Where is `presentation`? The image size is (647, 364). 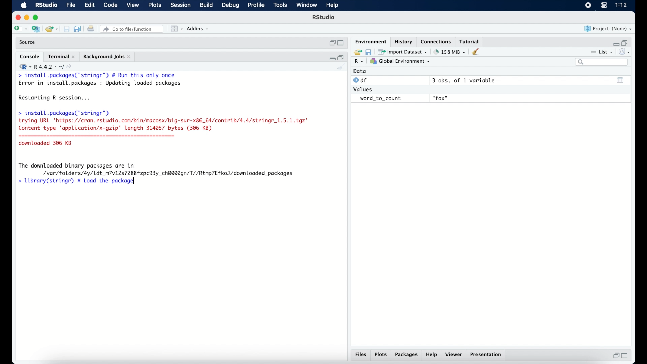
presentation is located at coordinates (487, 355).